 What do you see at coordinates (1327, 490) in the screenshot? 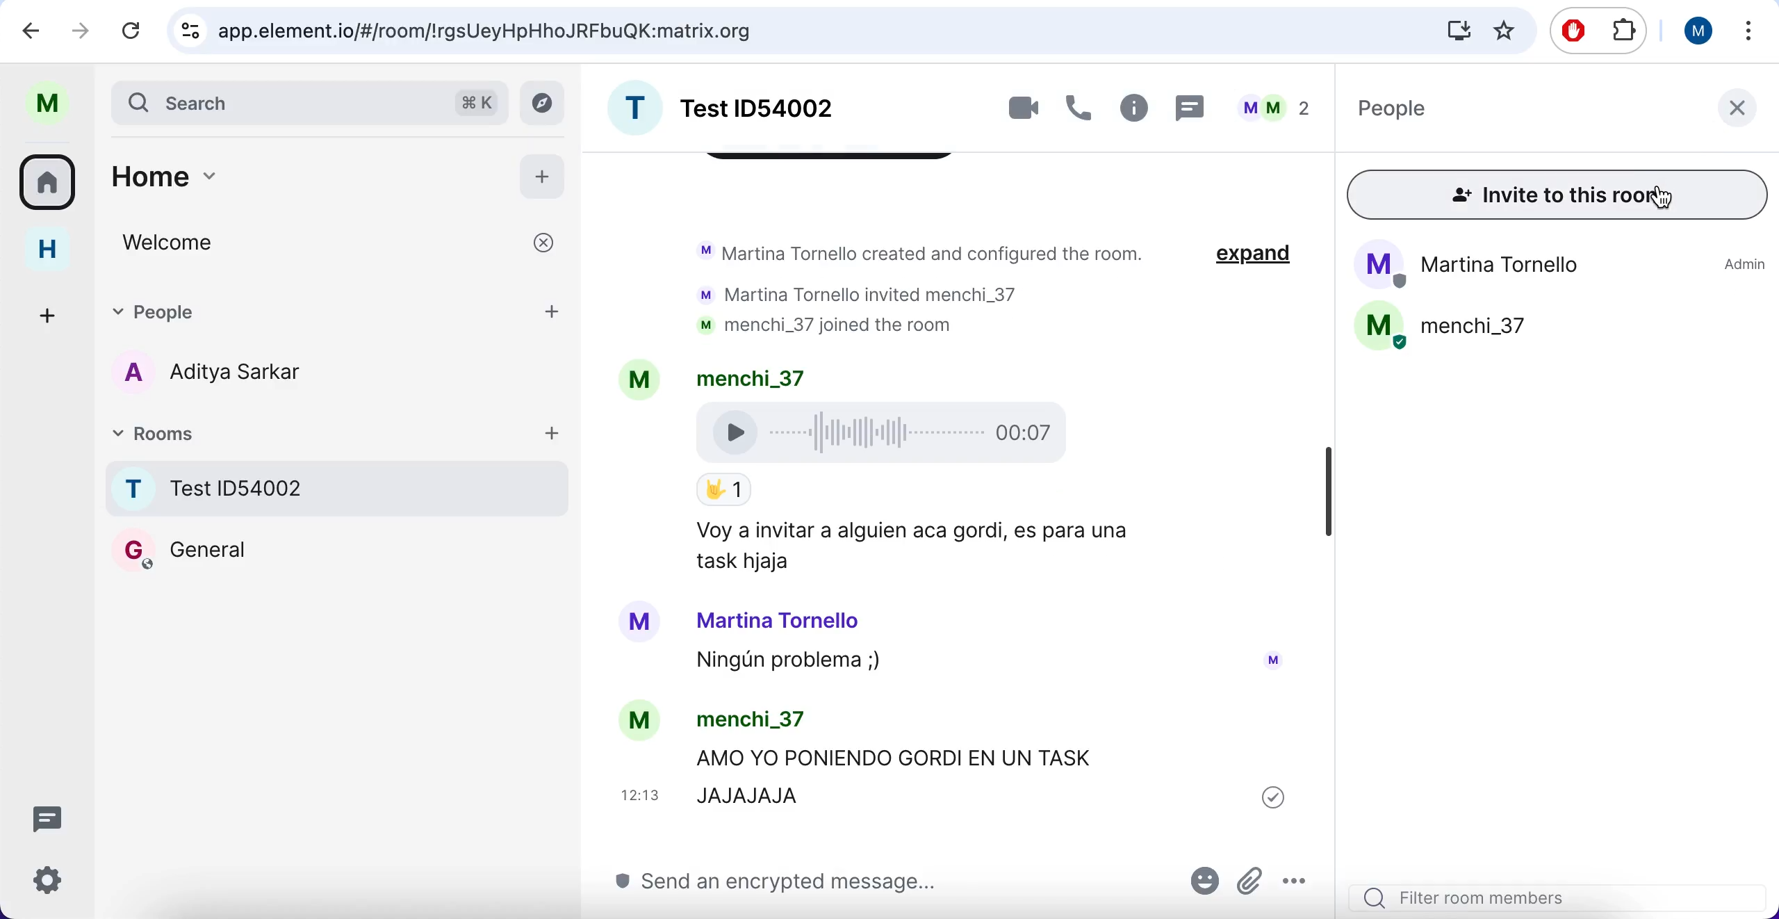
I see `vertical slider` at bounding box center [1327, 490].